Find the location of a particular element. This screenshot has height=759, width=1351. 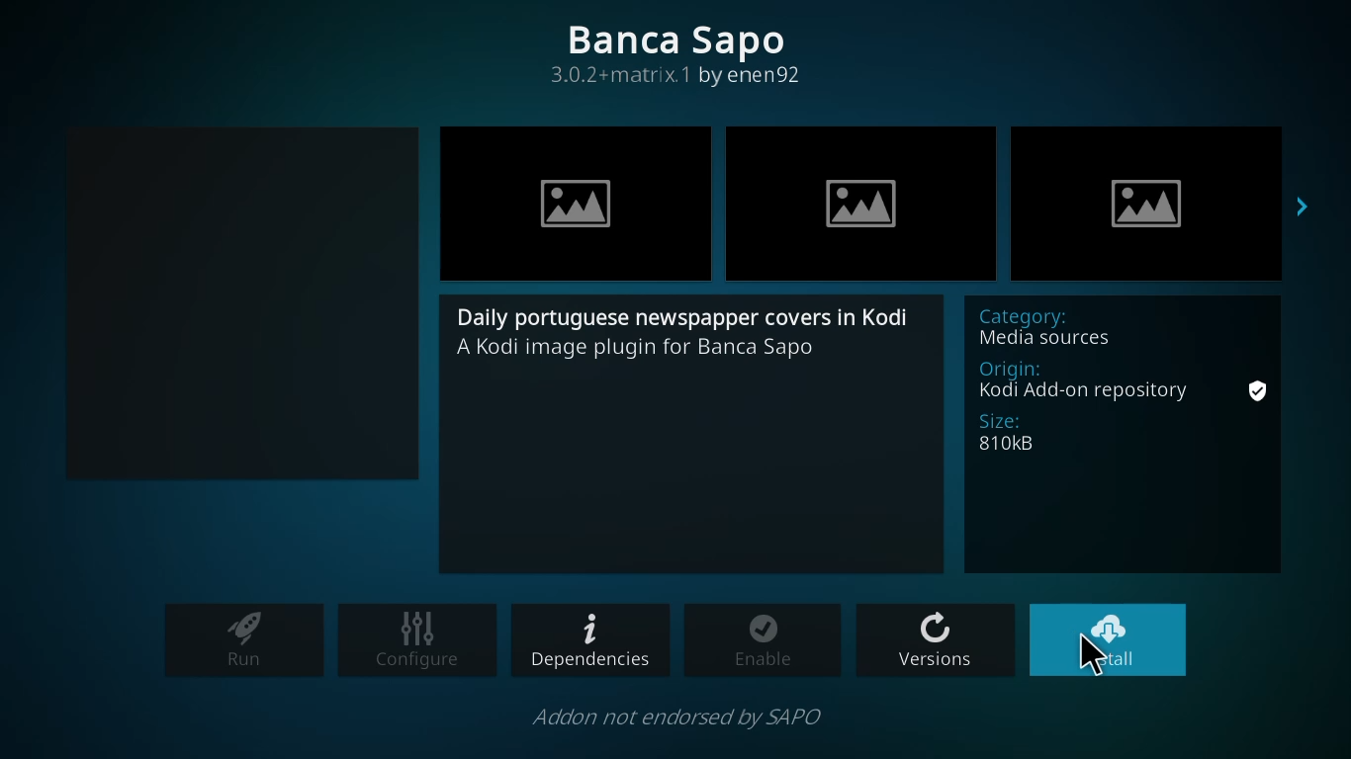

next is located at coordinates (1308, 207).